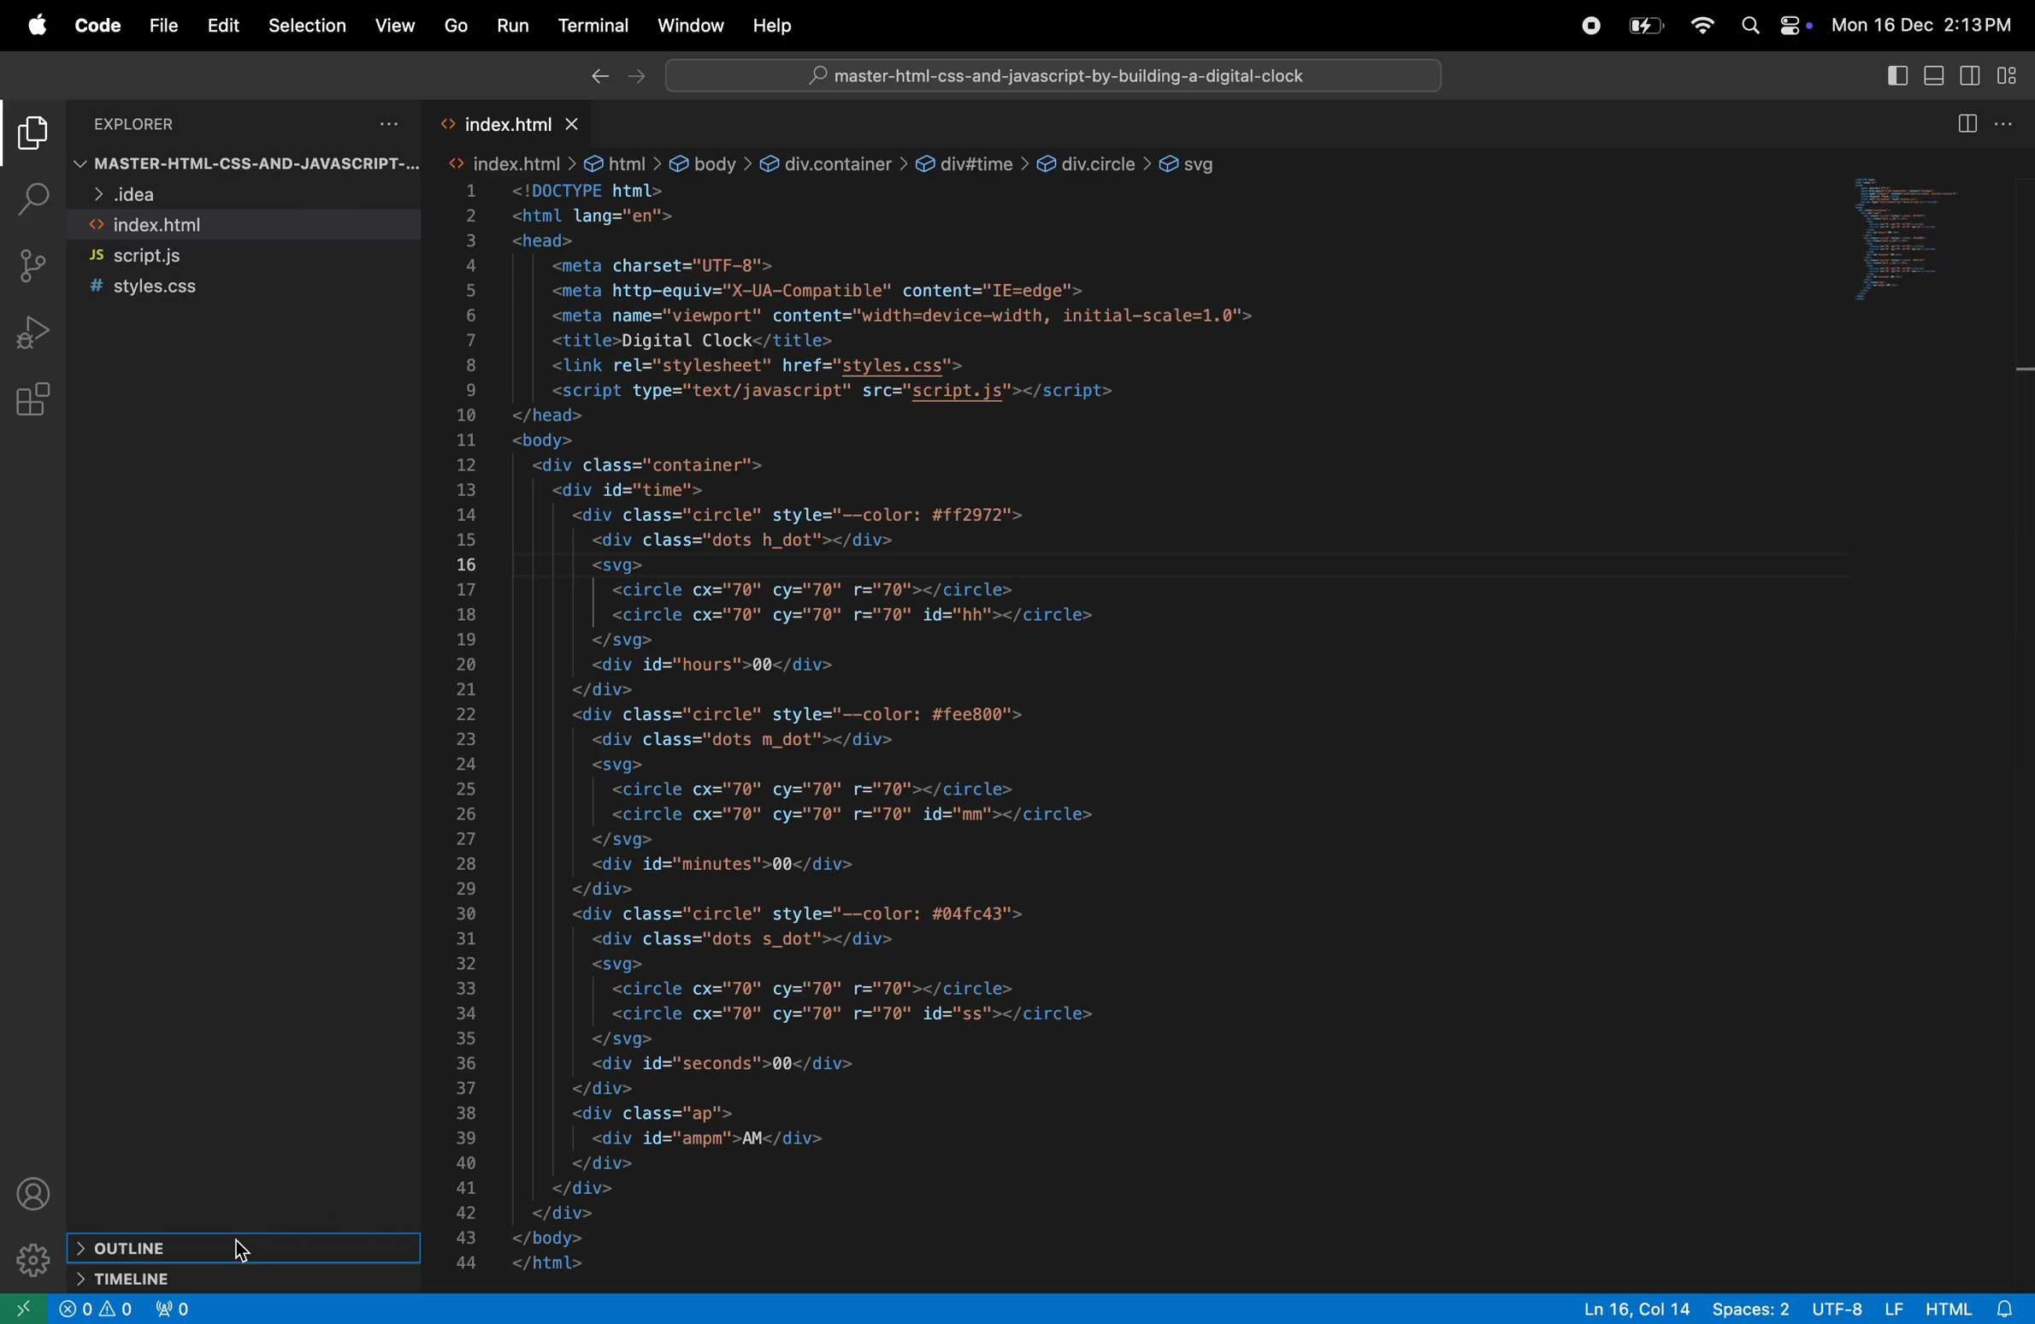  Describe the element at coordinates (1629, 1308) in the screenshot. I see `Ln 16, Col 14` at that location.